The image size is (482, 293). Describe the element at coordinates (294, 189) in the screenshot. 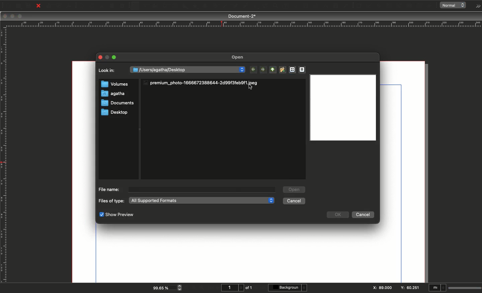

I see `Open` at that location.